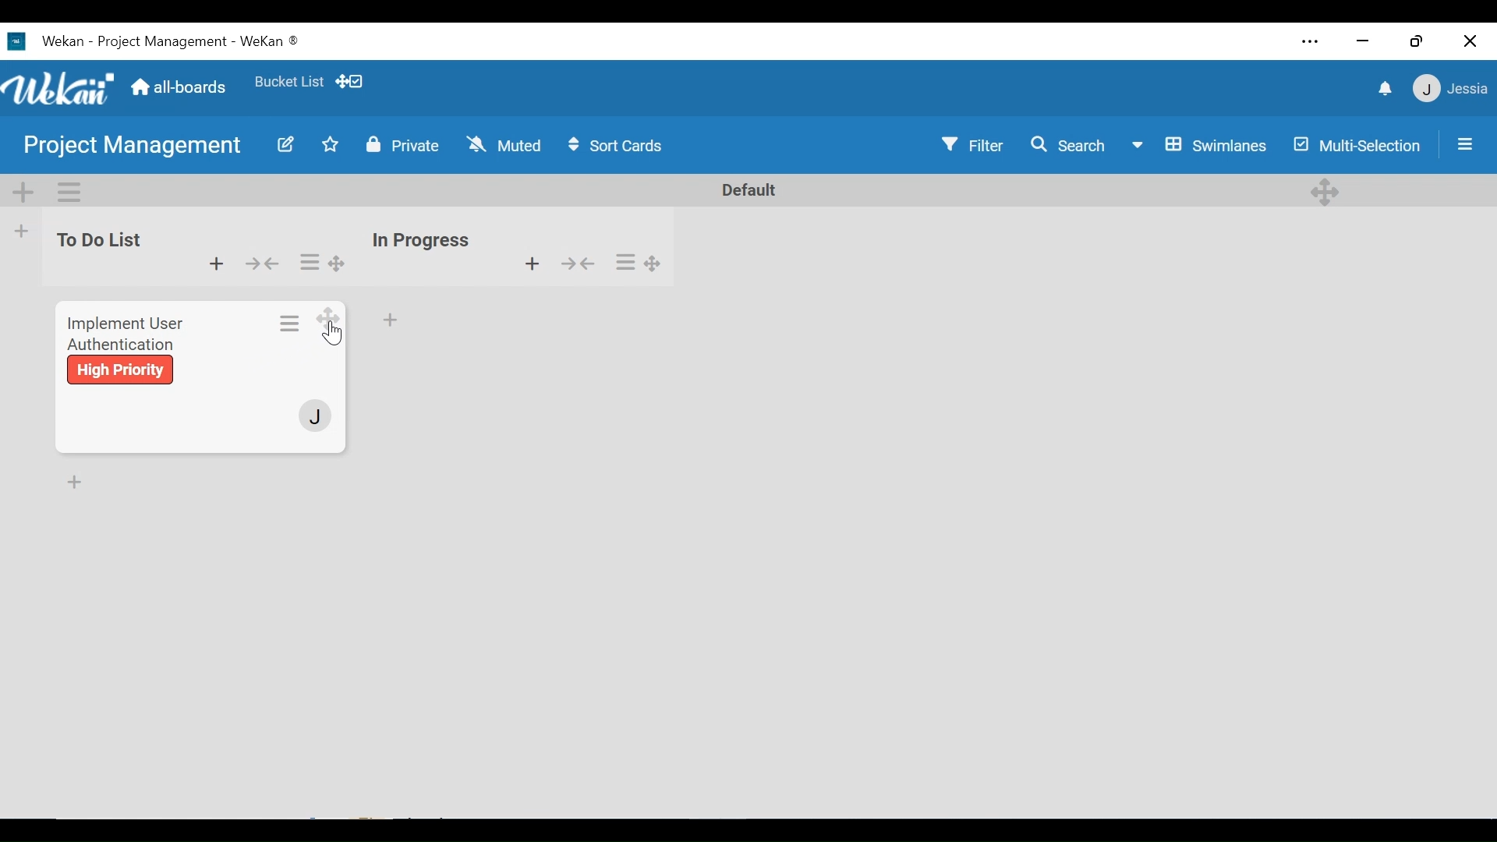  Describe the element at coordinates (1203, 147) in the screenshot. I see ` Swimlanes` at that location.